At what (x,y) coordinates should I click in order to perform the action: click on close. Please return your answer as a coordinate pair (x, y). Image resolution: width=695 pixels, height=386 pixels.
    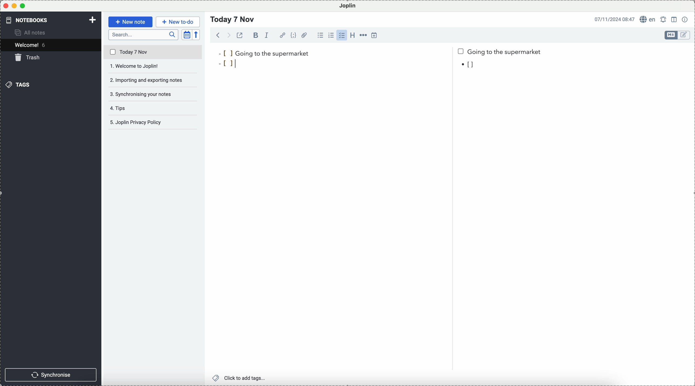
    Looking at the image, I should click on (6, 6).